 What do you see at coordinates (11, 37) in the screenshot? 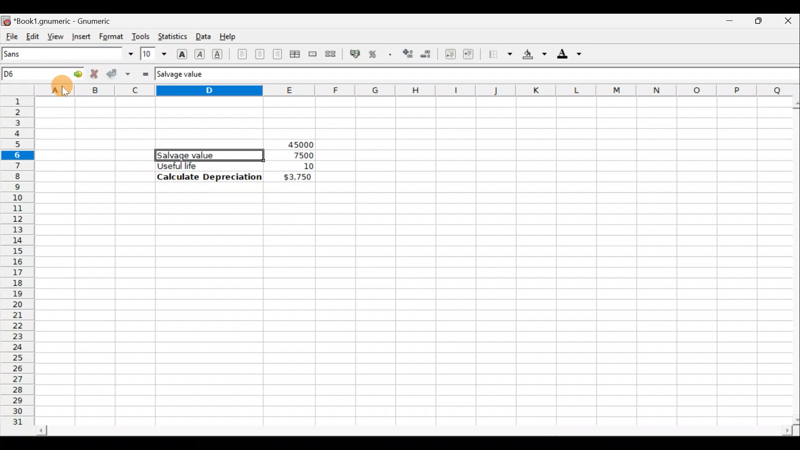
I see `File` at bounding box center [11, 37].